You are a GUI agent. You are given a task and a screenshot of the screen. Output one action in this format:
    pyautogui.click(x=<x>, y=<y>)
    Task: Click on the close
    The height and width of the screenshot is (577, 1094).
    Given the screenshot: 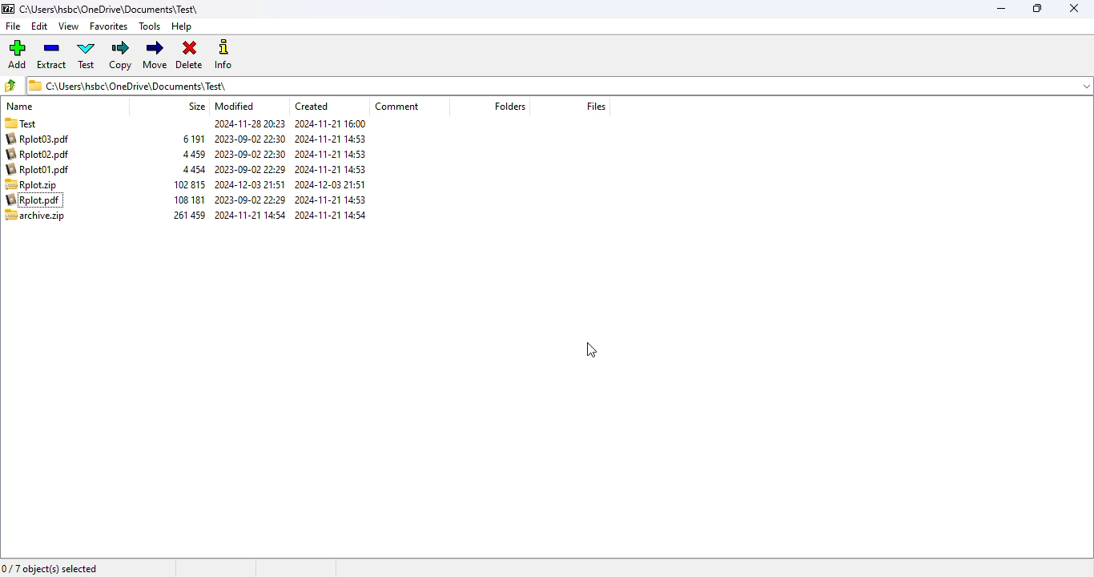 What is the action you would take?
    pyautogui.click(x=1076, y=9)
    